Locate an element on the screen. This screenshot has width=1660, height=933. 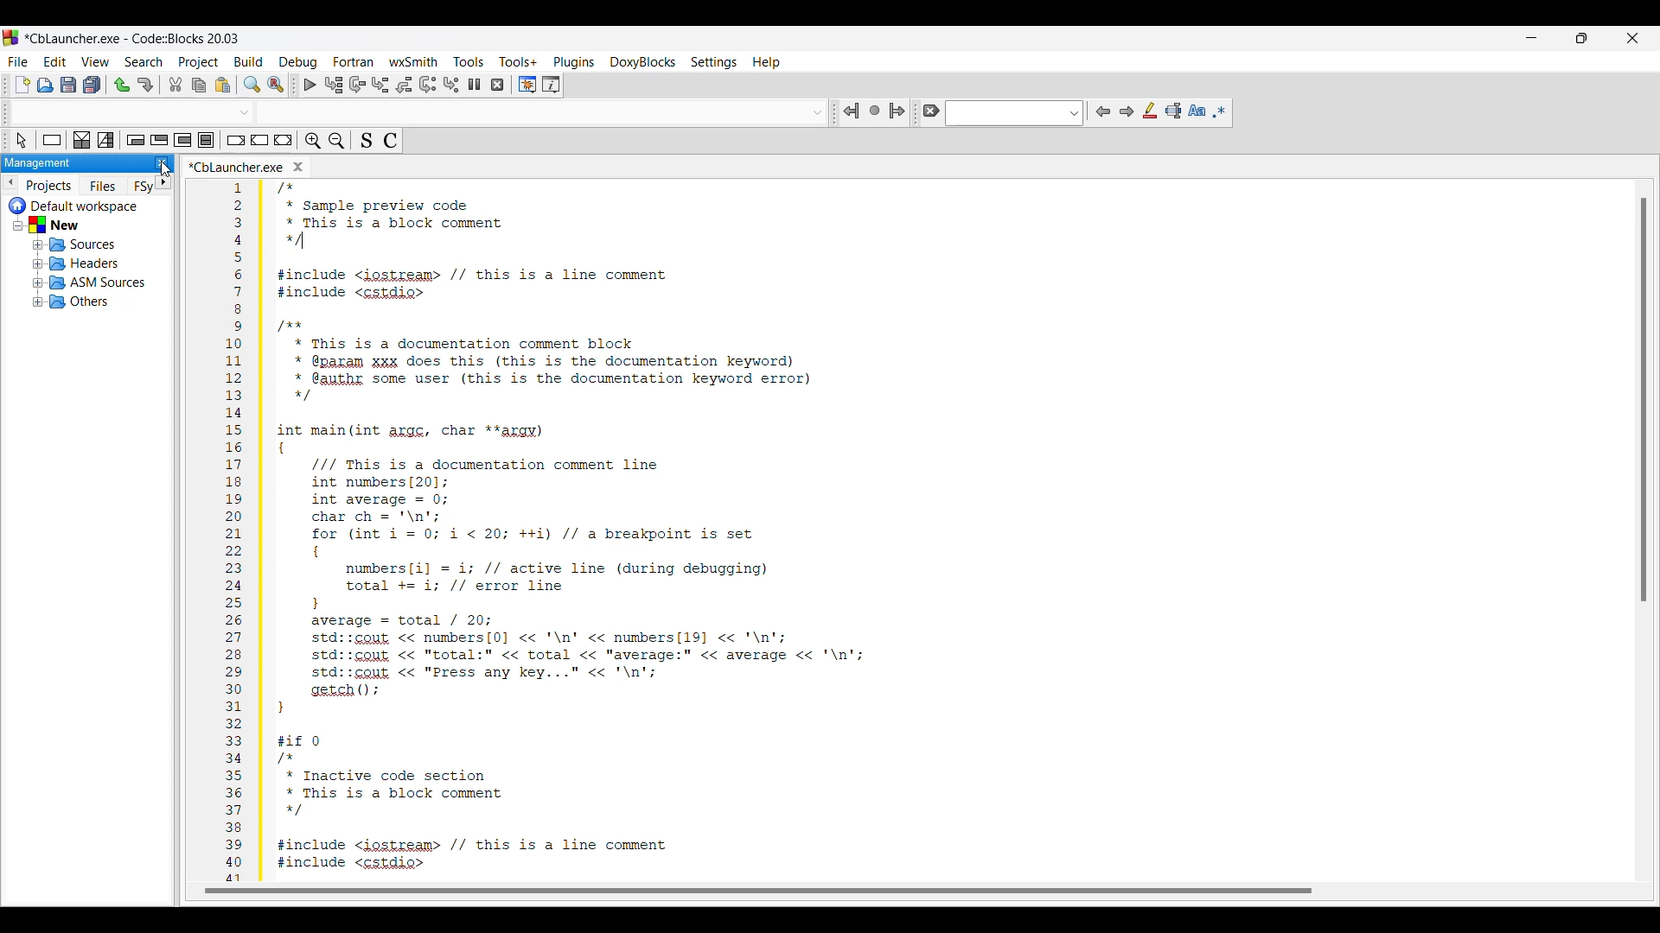
Search menu is located at coordinates (144, 61).